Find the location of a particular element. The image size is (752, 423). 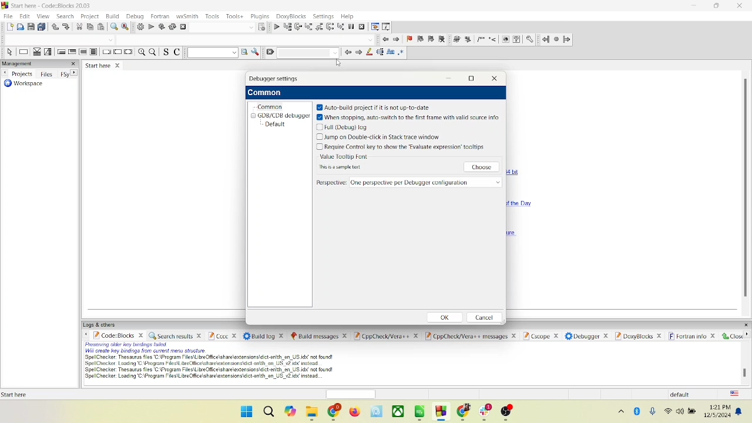

file is located at coordinates (9, 16).